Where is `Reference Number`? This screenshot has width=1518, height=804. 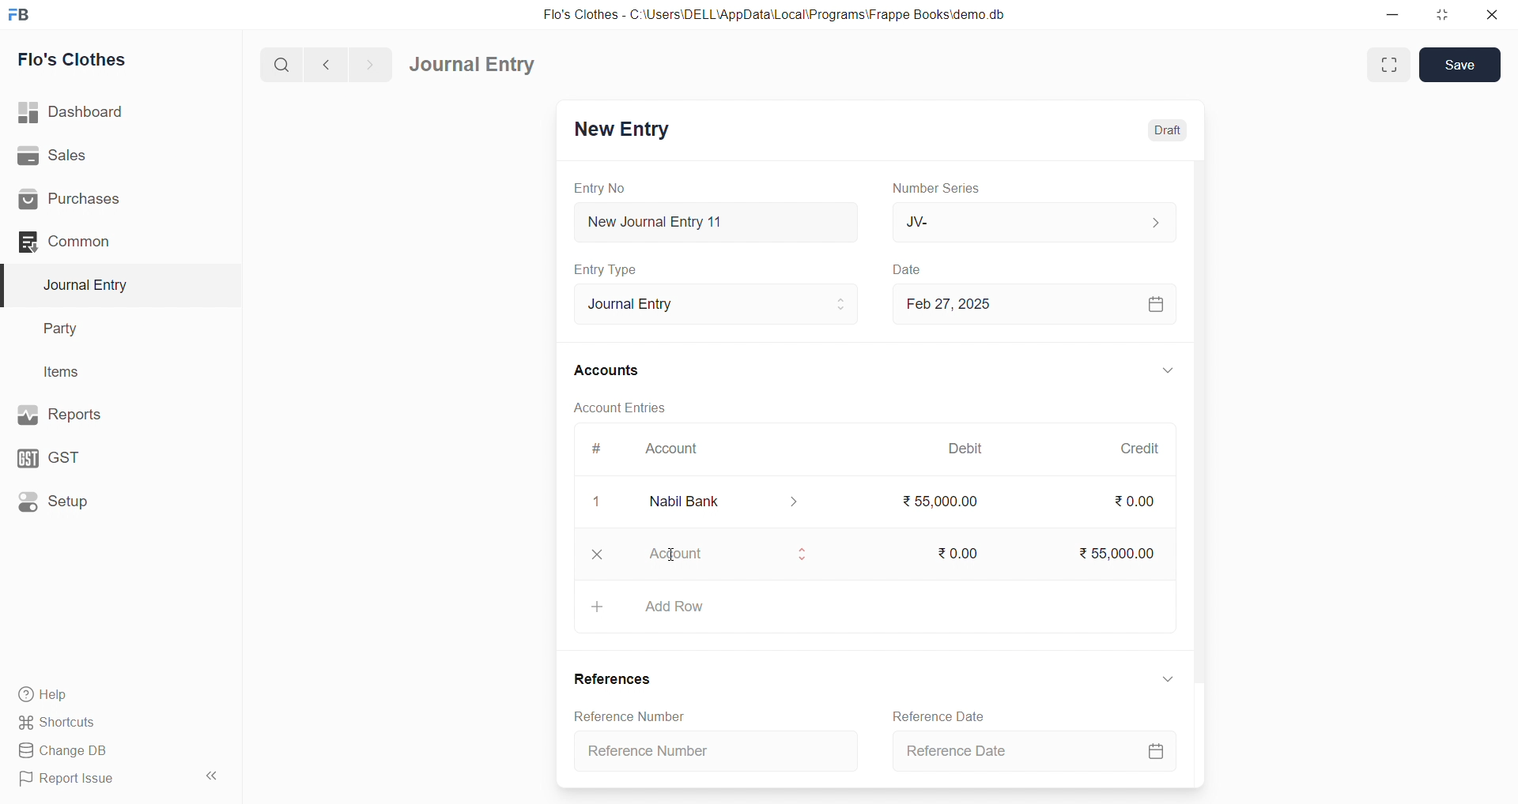
Reference Number is located at coordinates (629, 714).